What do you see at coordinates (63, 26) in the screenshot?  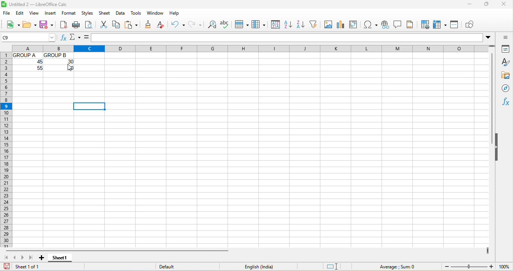 I see `export directly as pdf` at bounding box center [63, 26].